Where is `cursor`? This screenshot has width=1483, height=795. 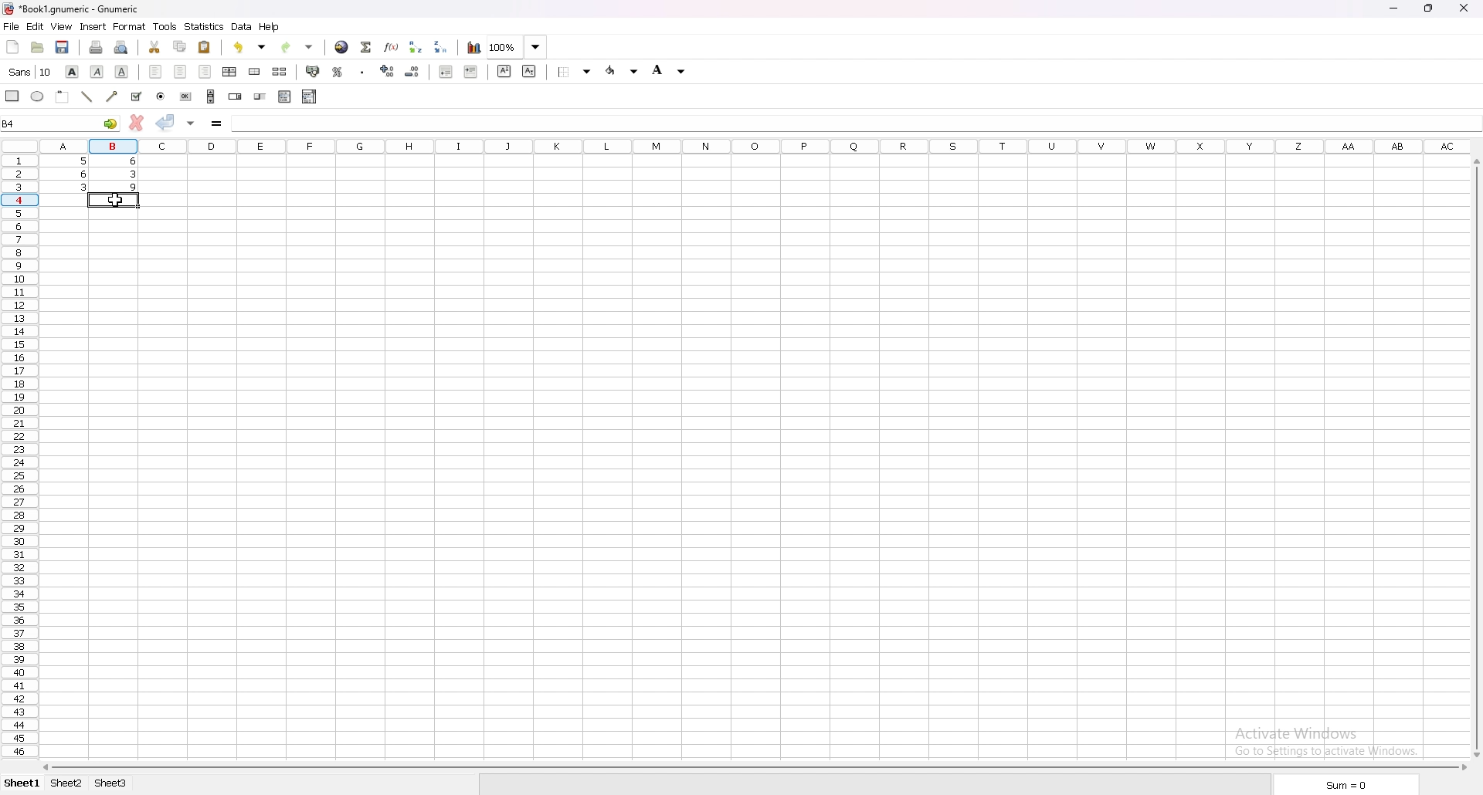 cursor is located at coordinates (117, 201).